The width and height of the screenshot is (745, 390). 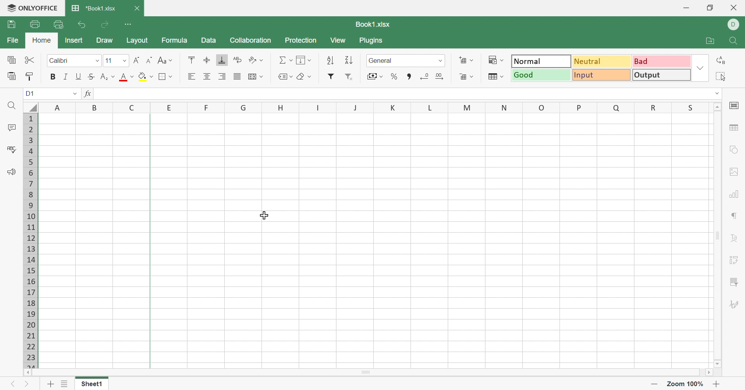 What do you see at coordinates (137, 9) in the screenshot?
I see `close` at bounding box center [137, 9].